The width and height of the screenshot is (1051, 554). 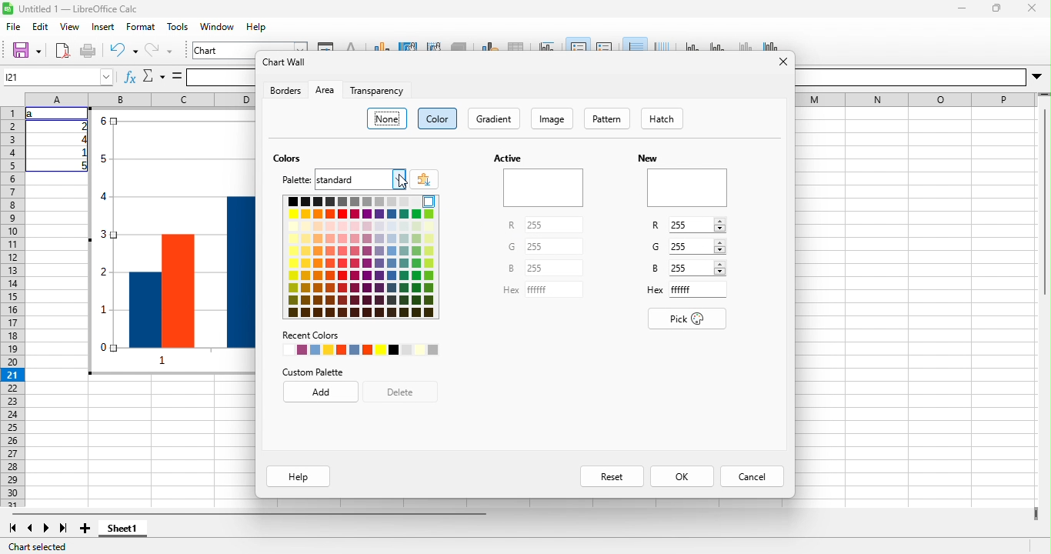 I want to click on 3d view, so click(x=459, y=45).